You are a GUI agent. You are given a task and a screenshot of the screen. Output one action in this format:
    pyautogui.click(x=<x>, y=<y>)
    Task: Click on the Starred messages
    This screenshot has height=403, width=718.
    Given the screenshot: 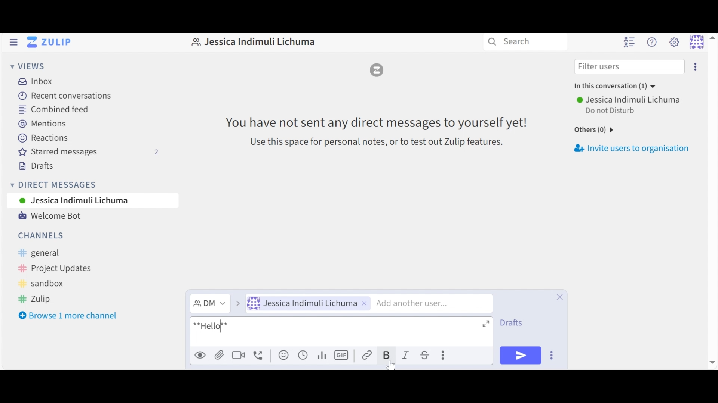 What is the action you would take?
    pyautogui.click(x=88, y=152)
    